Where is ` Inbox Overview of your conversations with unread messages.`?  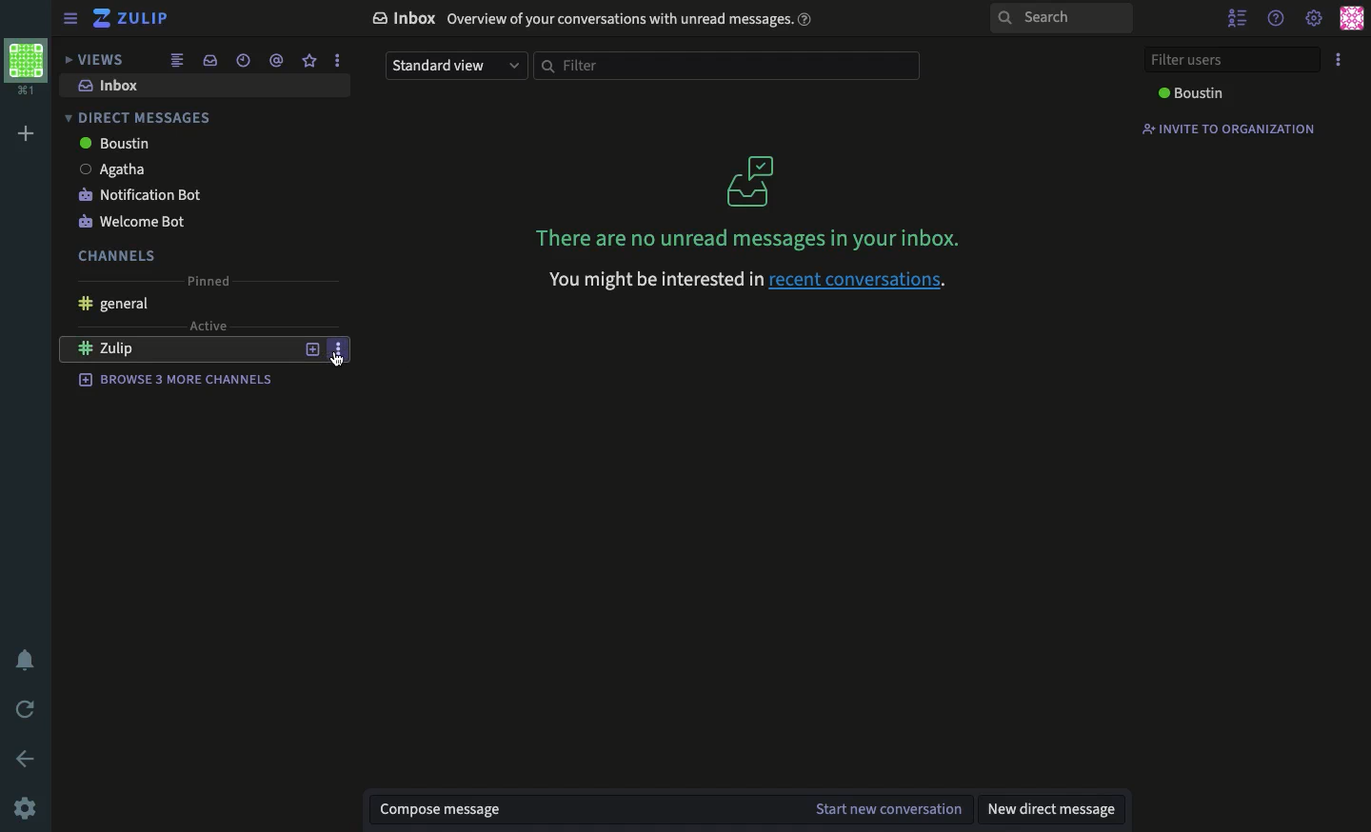
 Inbox Overview of your conversations with unread messages. is located at coordinates (592, 20).